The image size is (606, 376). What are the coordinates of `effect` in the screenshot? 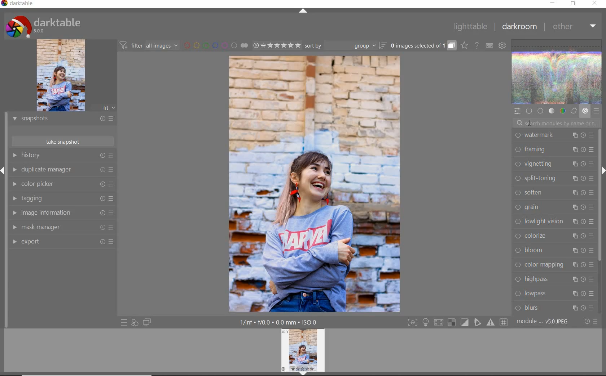 It's located at (584, 111).